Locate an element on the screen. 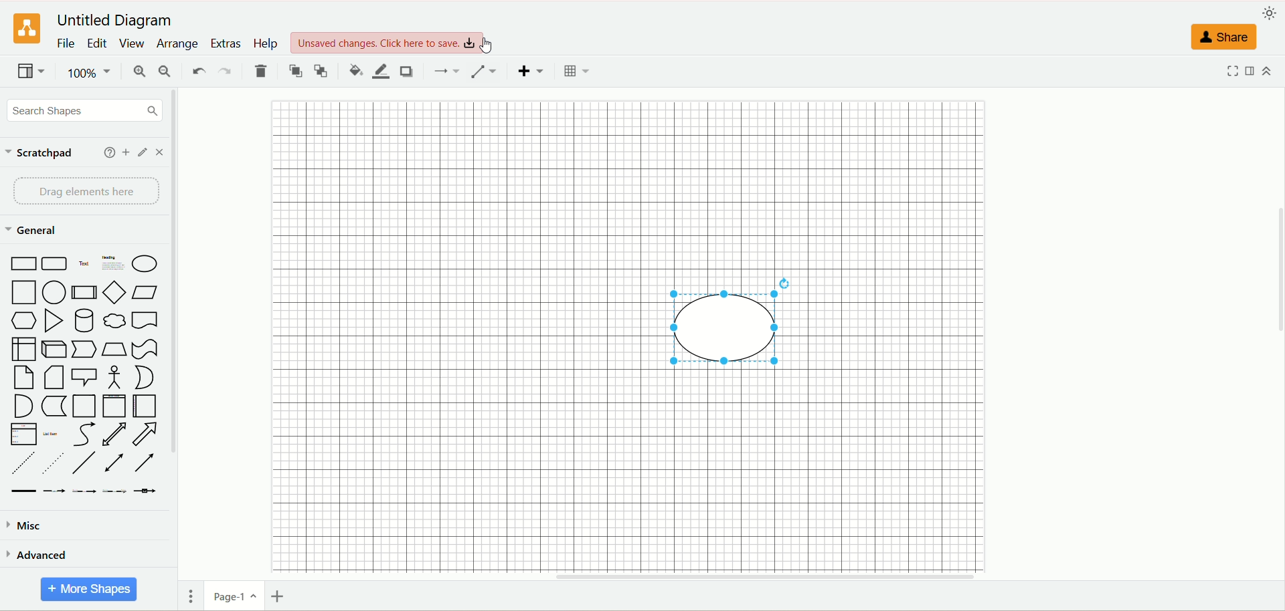 The height and width of the screenshot is (611, 1285). container is located at coordinates (84, 406).